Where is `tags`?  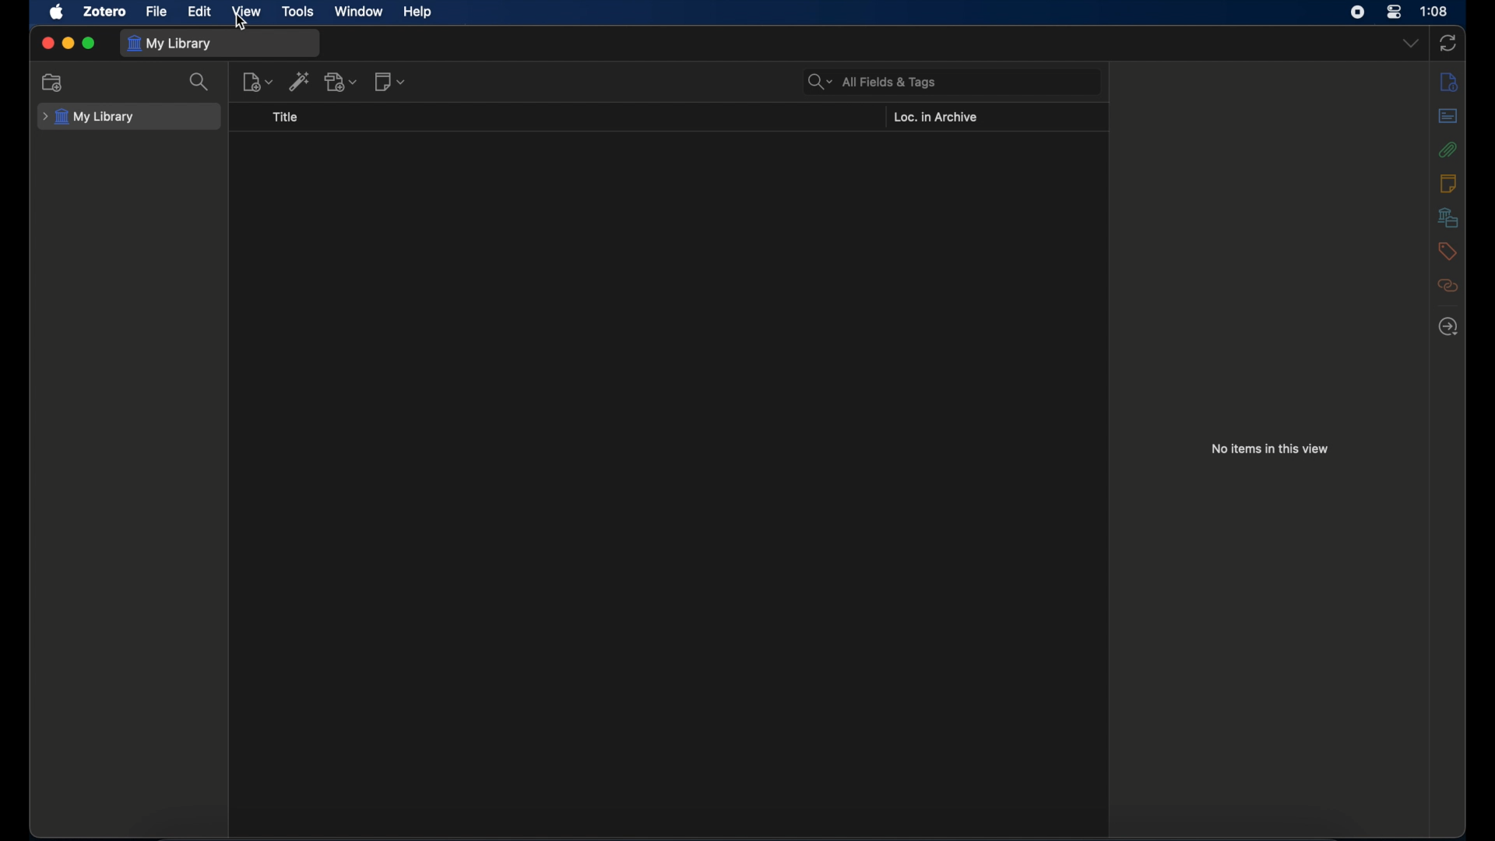
tags is located at coordinates (1447, 252).